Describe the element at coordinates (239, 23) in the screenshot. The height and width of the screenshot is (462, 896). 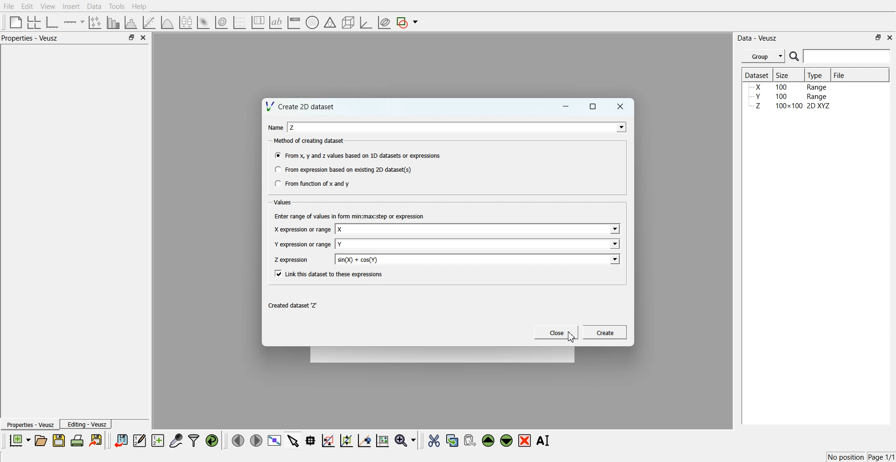
I see `Plot a vector field` at that location.